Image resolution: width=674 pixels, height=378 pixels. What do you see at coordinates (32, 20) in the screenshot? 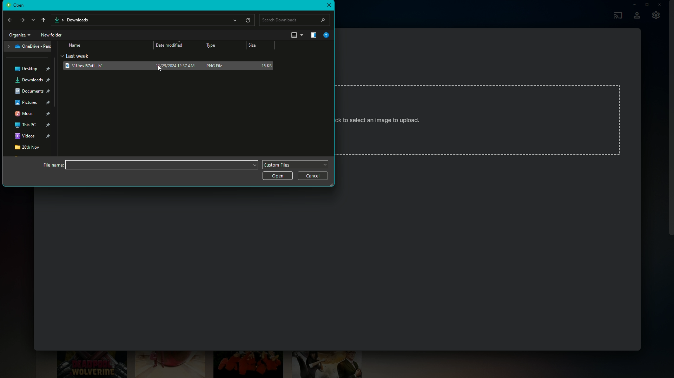
I see `Move down` at bounding box center [32, 20].